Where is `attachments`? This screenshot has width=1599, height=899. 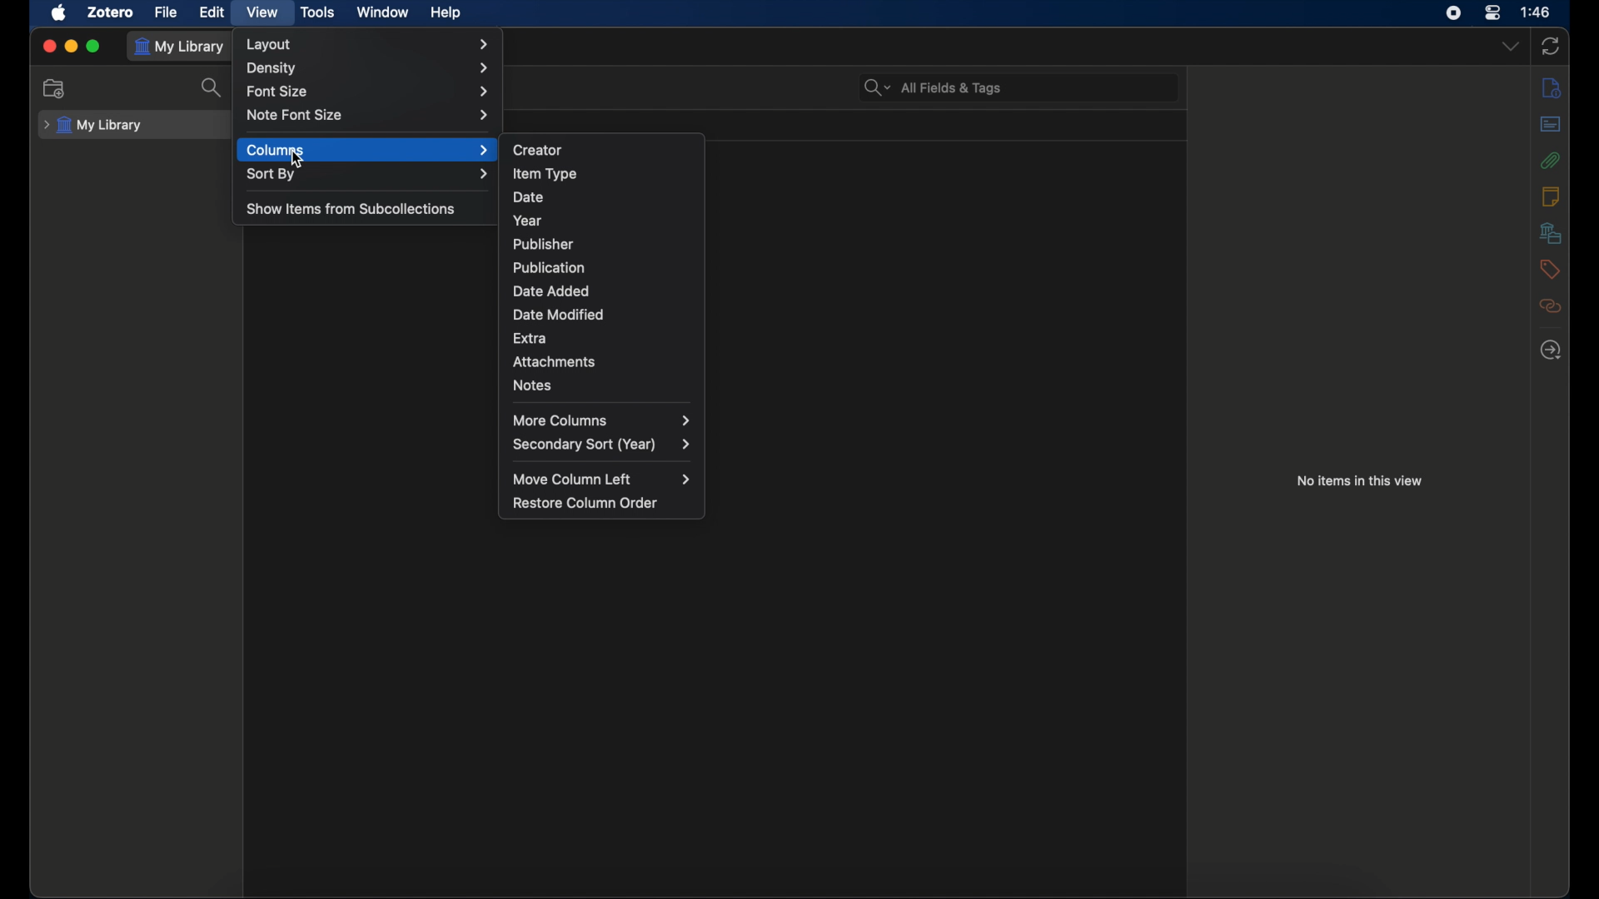
attachments is located at coordinates (1549, 160).